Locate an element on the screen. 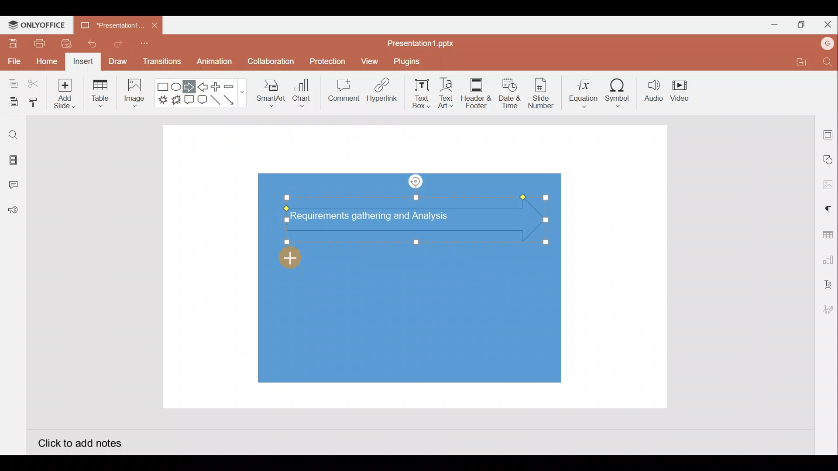 The image size is (838, 471). Arrow is located at coordinates (234, 100).